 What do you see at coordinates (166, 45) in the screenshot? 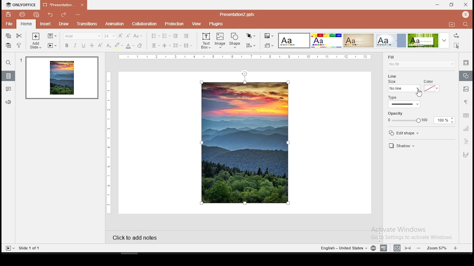
I see `vertical alignment` at bounding box center [166, 45].